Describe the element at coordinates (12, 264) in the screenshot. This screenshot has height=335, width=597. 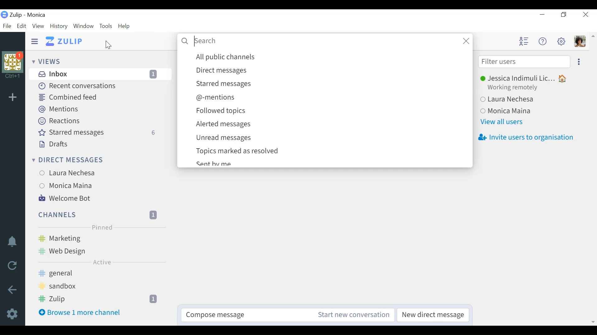
I see `Reload` at that location.